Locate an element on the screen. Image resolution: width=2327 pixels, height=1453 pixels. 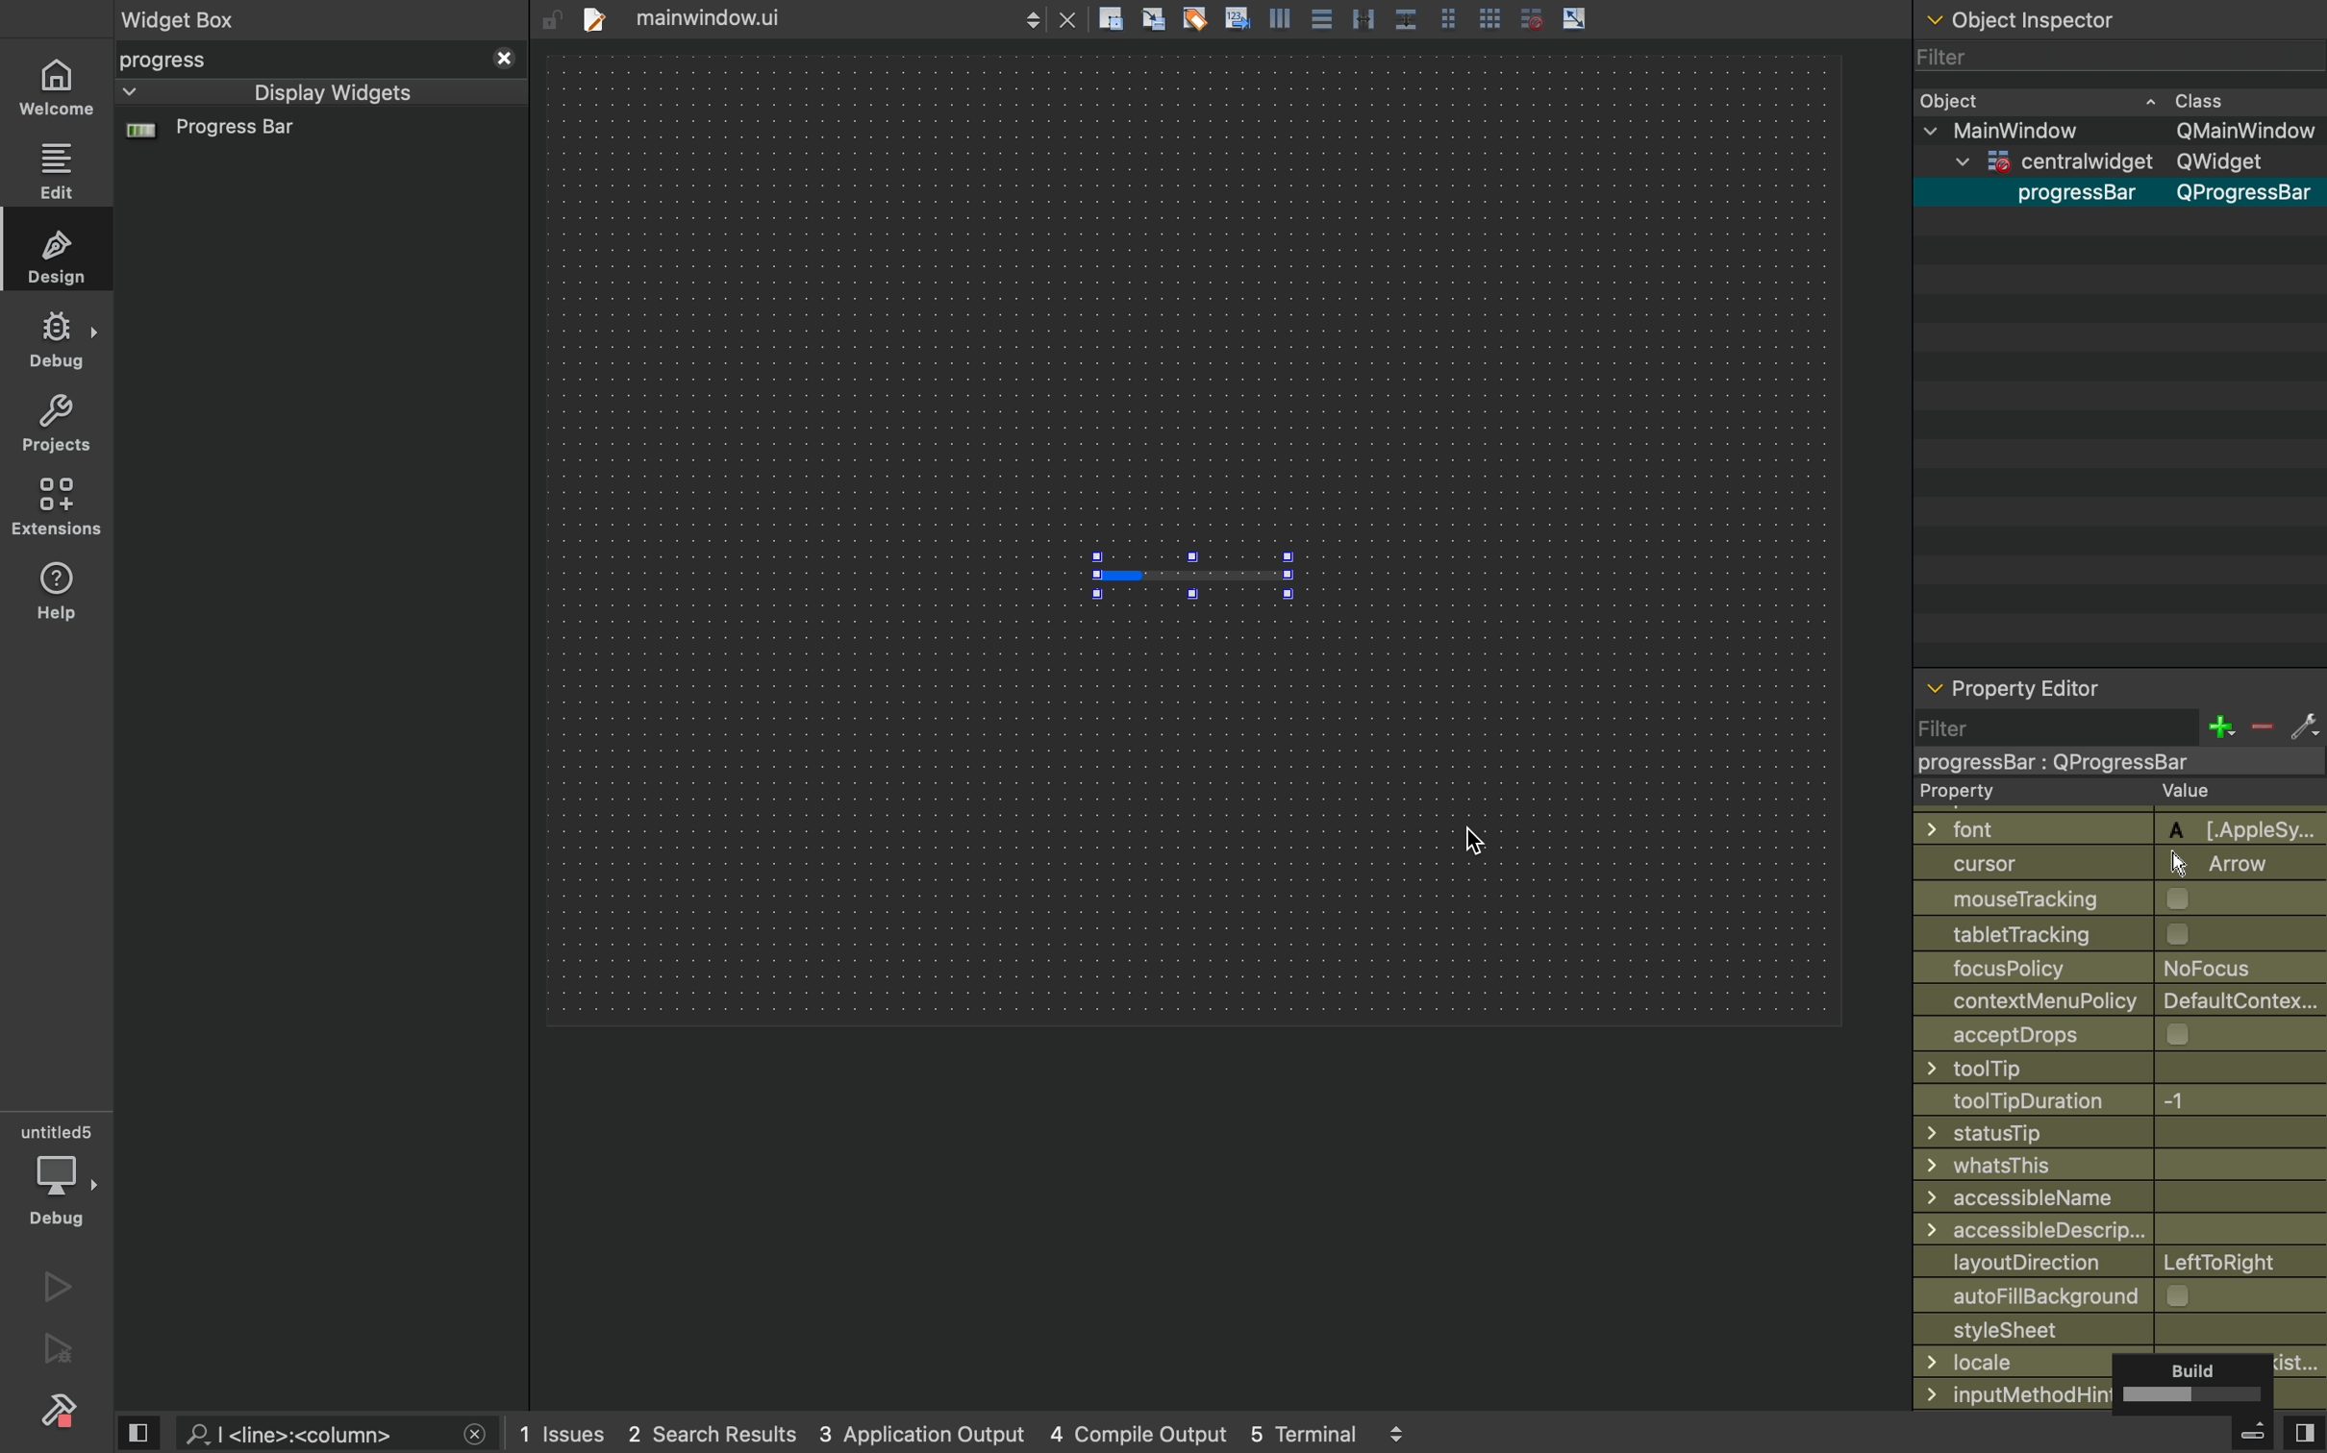
edit is located at coordinates (61, 254).